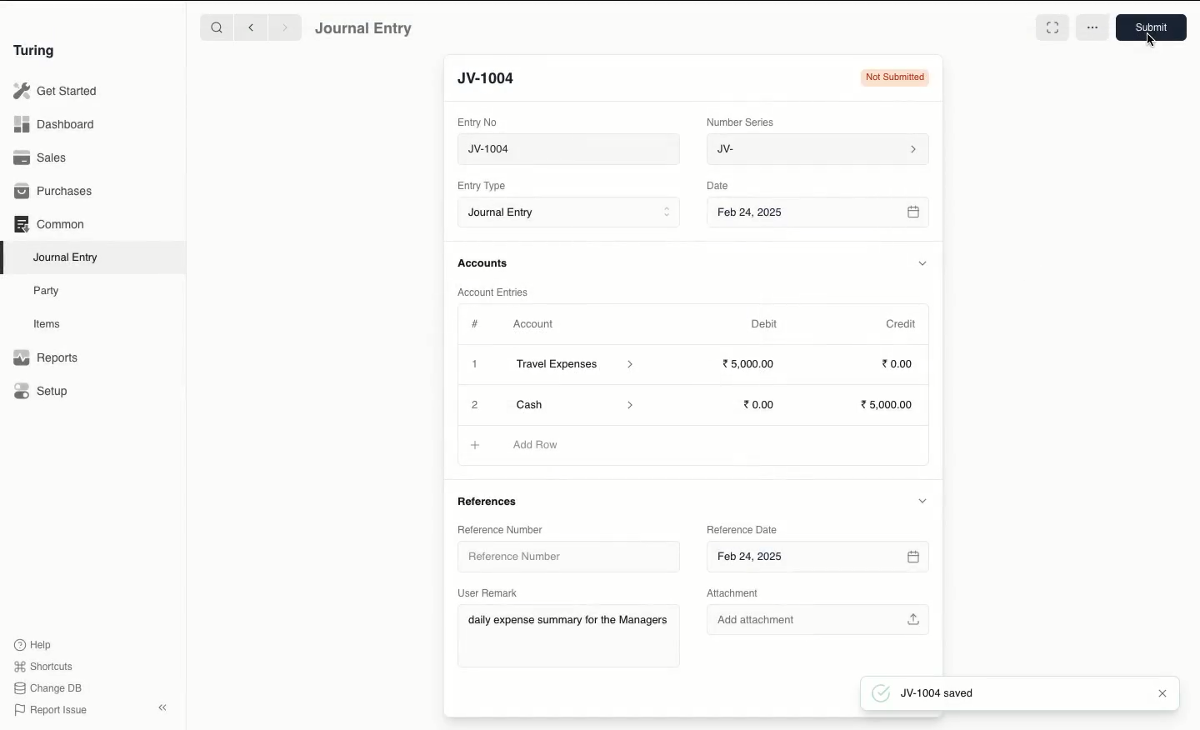 This screenshot has width=1200, height=730. Describe the element at coordinates (571, 403) in the screenshot. I see `Cash` at that location.